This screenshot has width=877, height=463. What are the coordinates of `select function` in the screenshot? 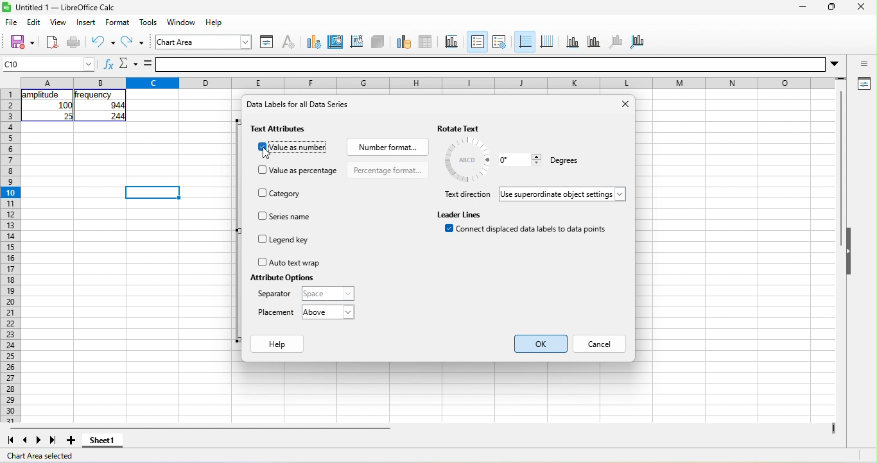 It's located at (128, 65).